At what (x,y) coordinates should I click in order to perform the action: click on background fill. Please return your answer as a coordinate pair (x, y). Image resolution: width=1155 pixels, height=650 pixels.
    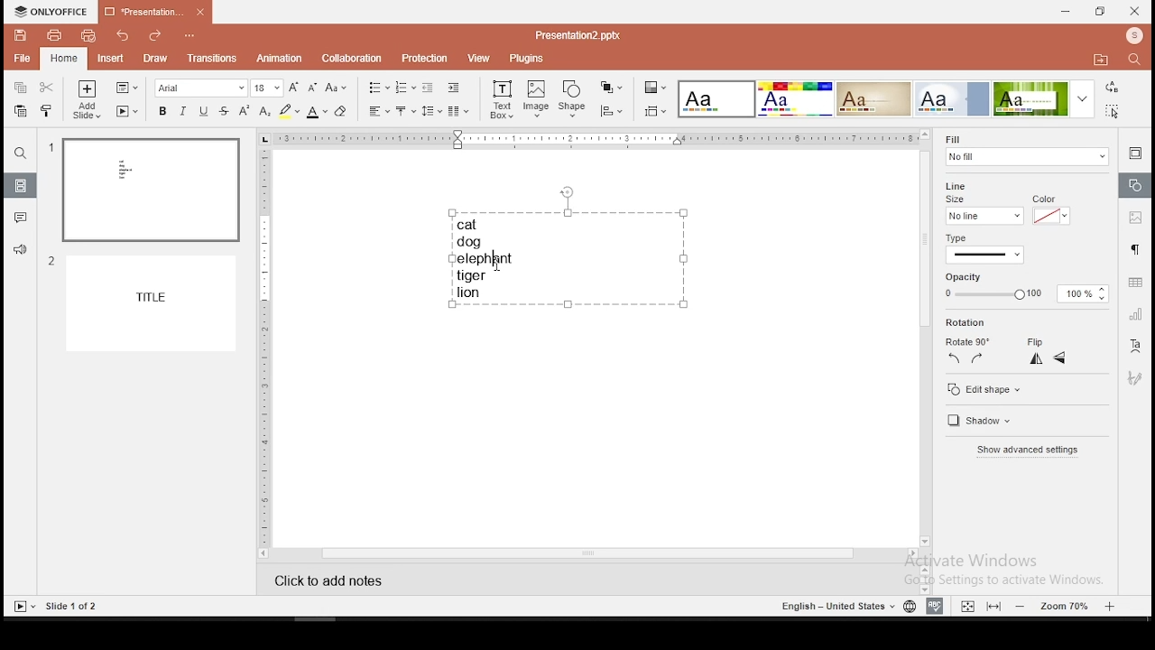
    Looking at the image, I should click on (1024, 152).